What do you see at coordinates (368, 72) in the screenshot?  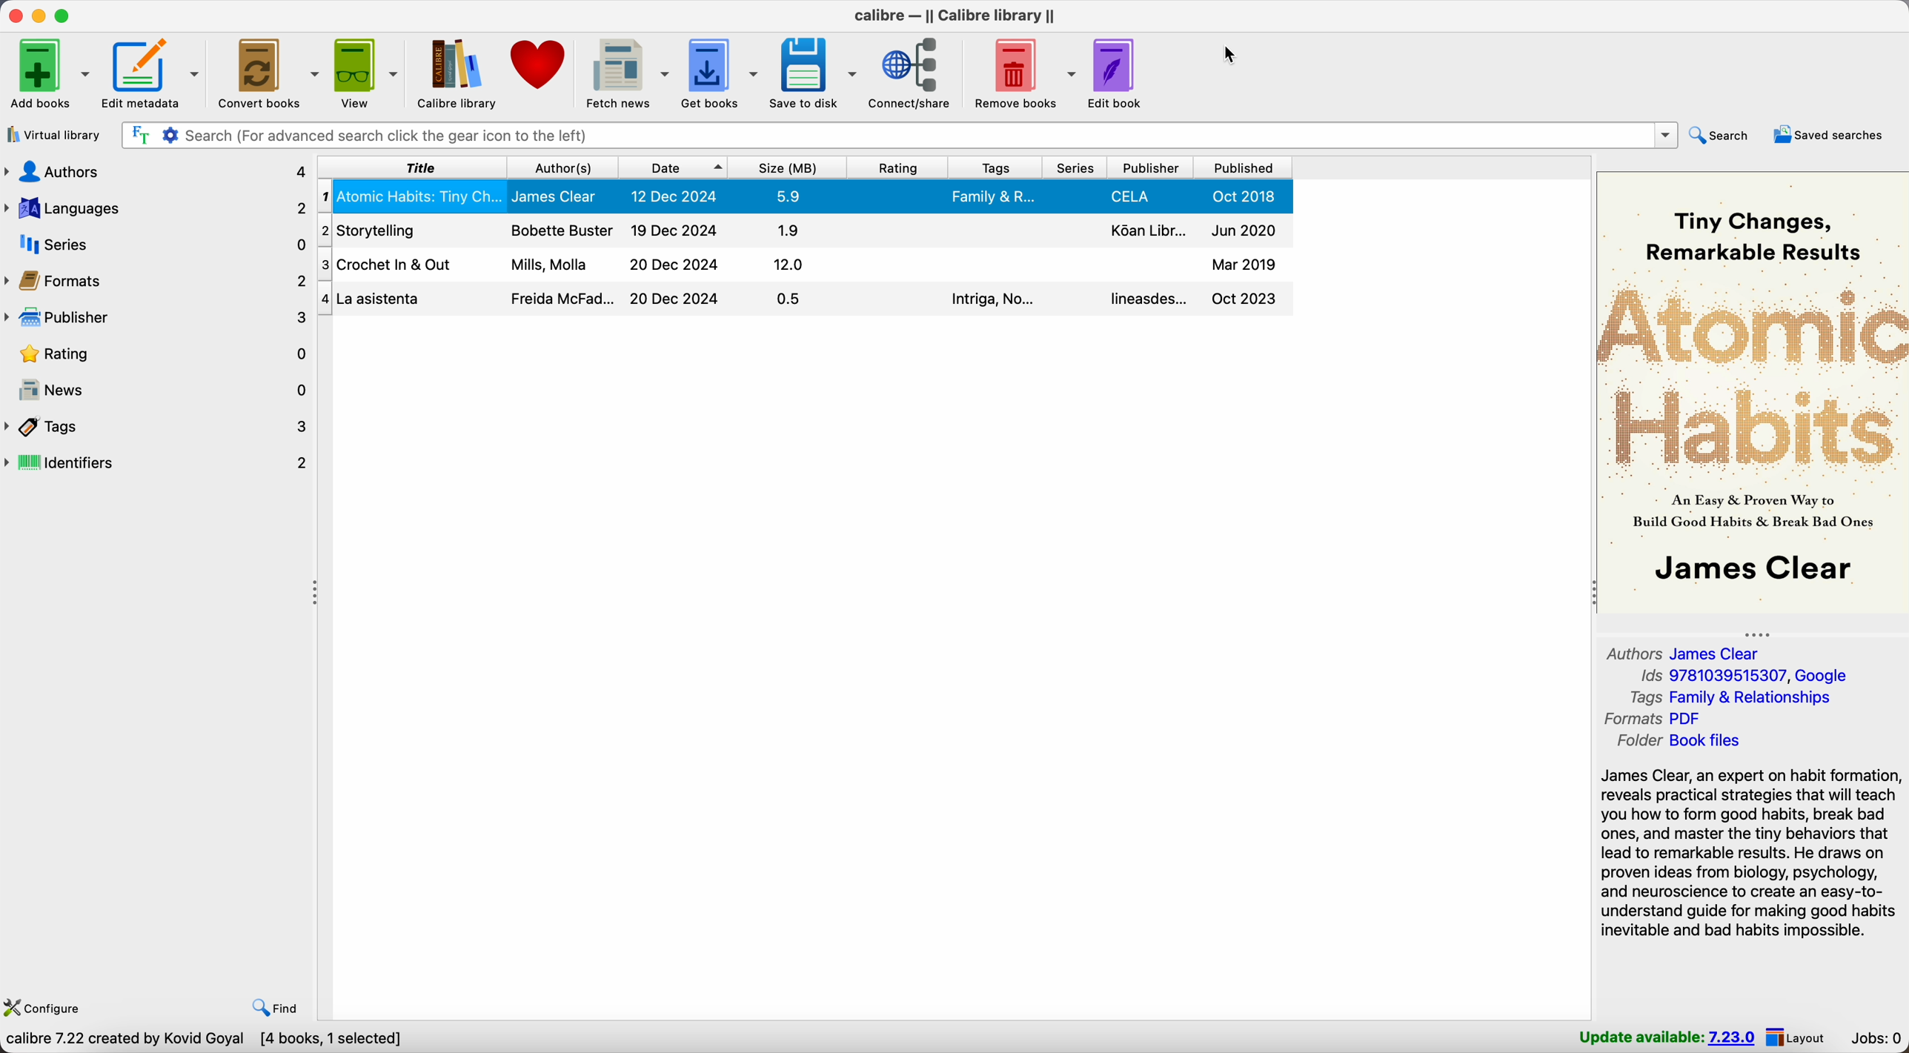 I see `view` at bounding box center [368, 72].